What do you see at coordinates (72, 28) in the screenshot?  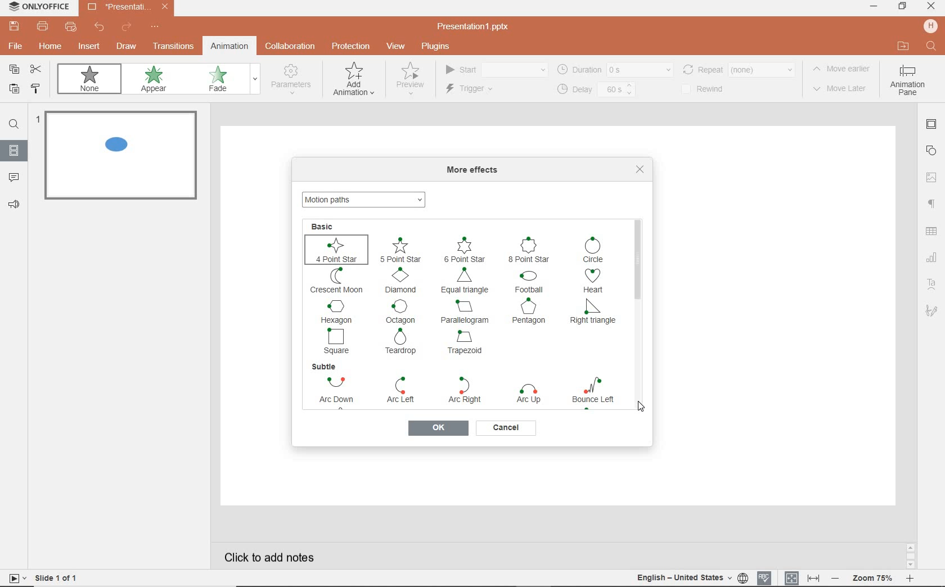 I see `quick print` at bounding box center [72, 28].